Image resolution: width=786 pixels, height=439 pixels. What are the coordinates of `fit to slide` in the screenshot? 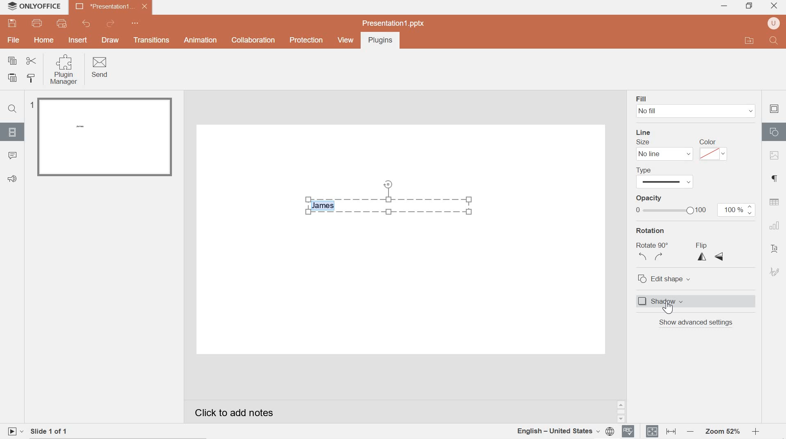 It's located at (652, 431).